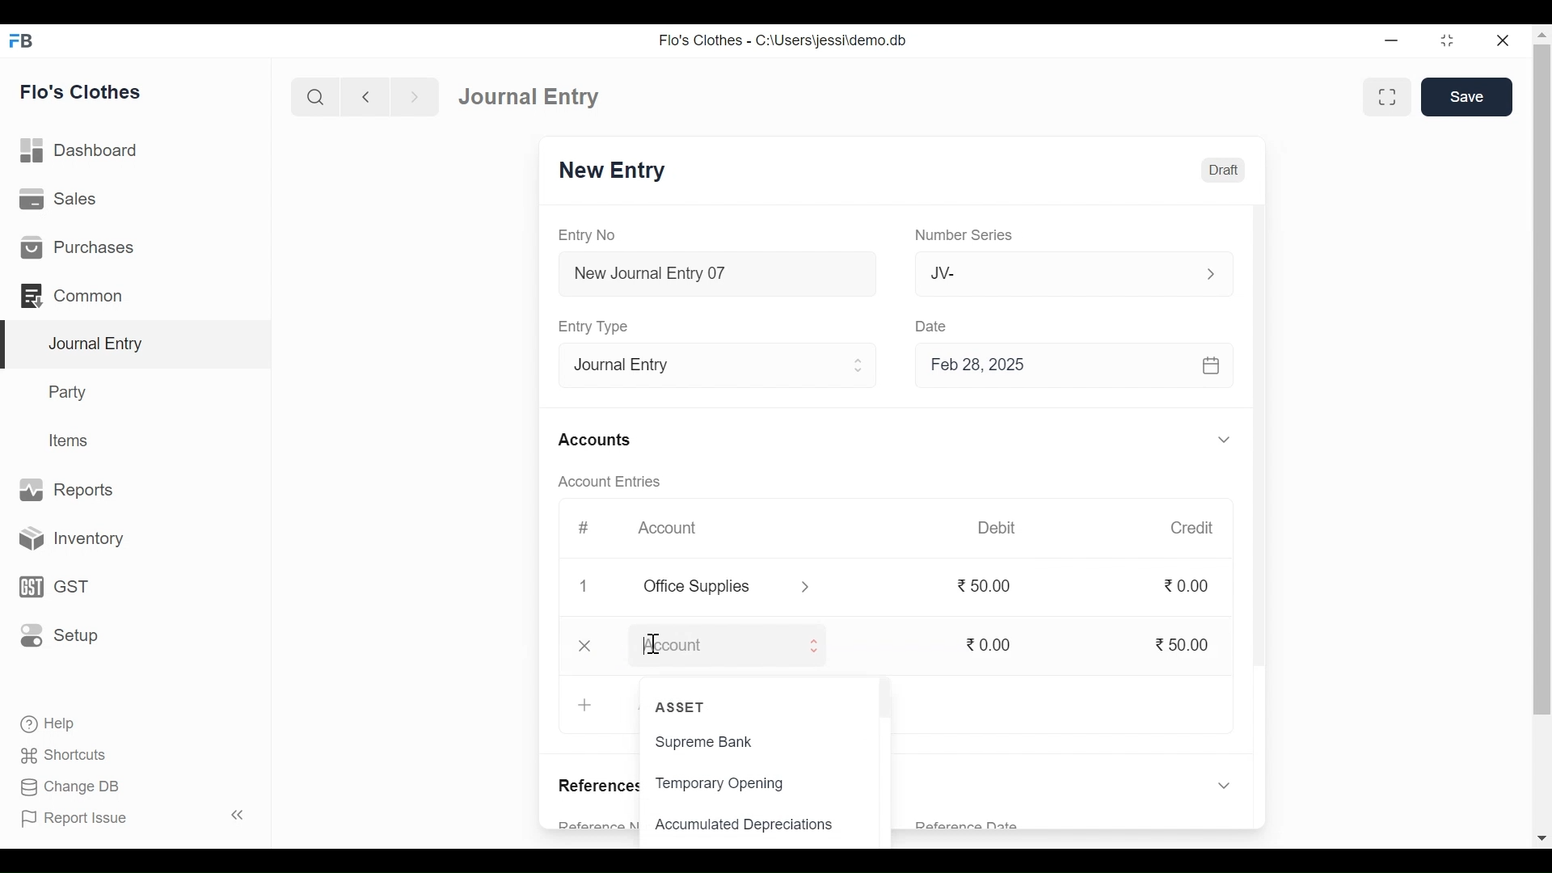 This screenshot has height=873, width=1552. Describe the element at coordinates (585, 584) in the screenshot. I see `1` at that location.